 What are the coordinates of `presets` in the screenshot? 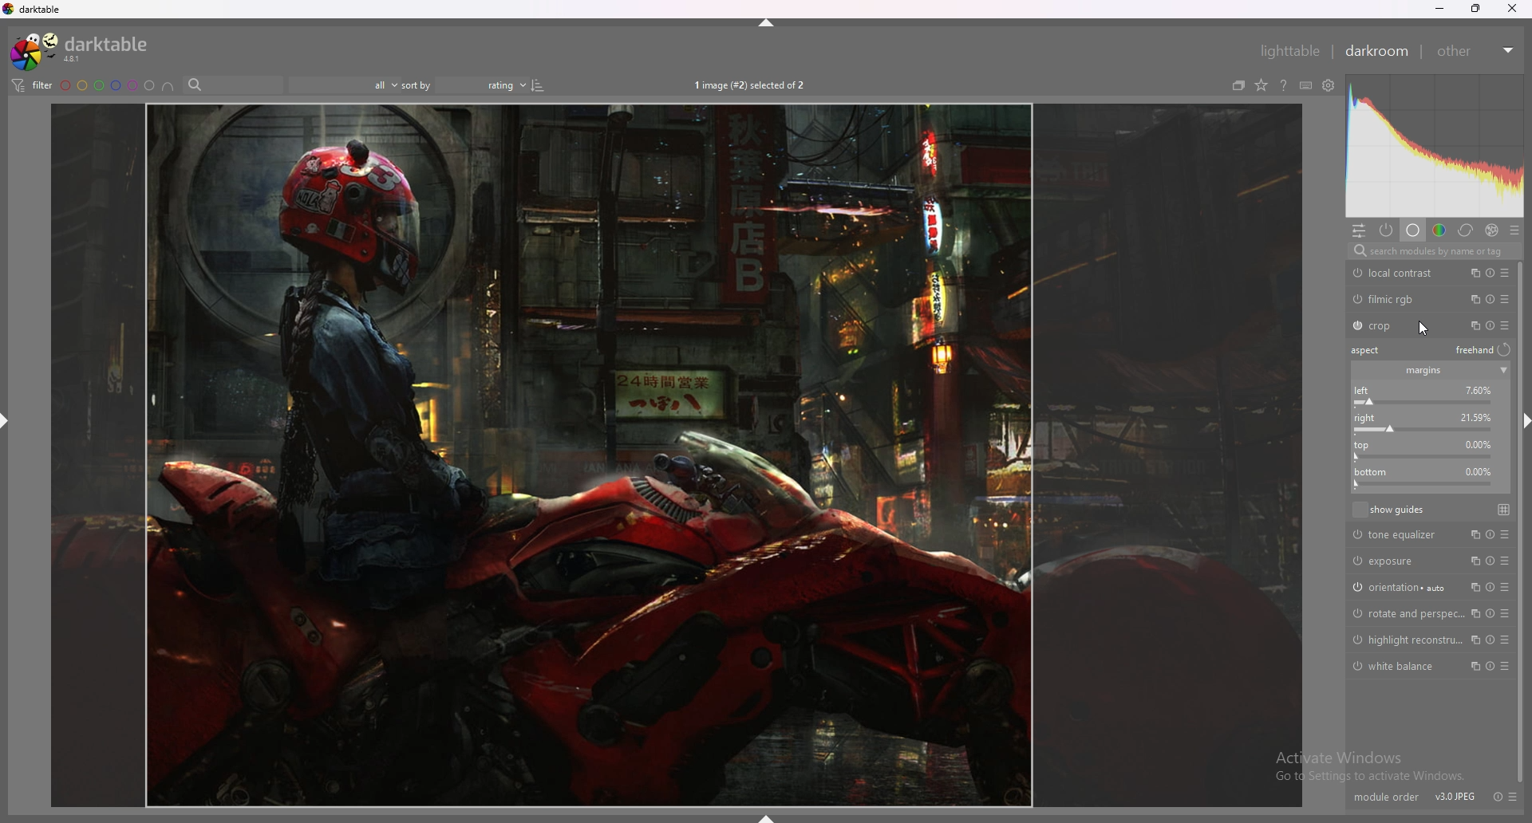 It's located at (1506, 561).